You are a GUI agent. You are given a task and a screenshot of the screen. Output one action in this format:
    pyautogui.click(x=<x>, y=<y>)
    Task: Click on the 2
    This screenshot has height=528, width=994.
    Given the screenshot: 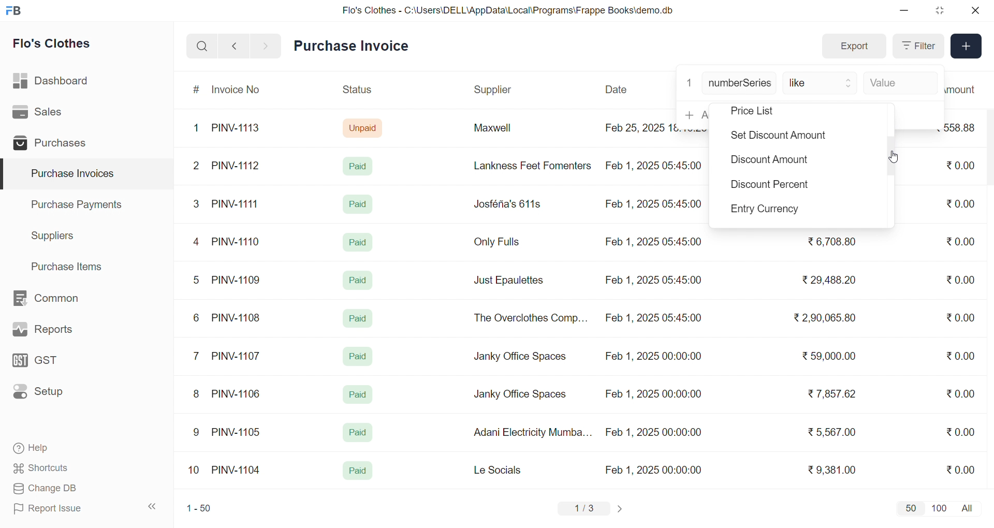 What is the action you would take?
    pyautogui.click(x=198, y=167)
    